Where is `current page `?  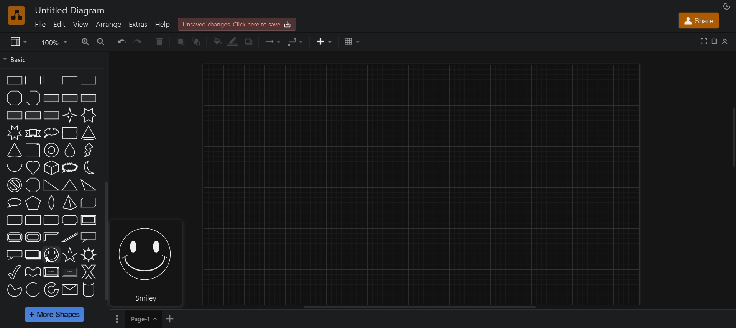 current page  is located at coordinates (143, 319).